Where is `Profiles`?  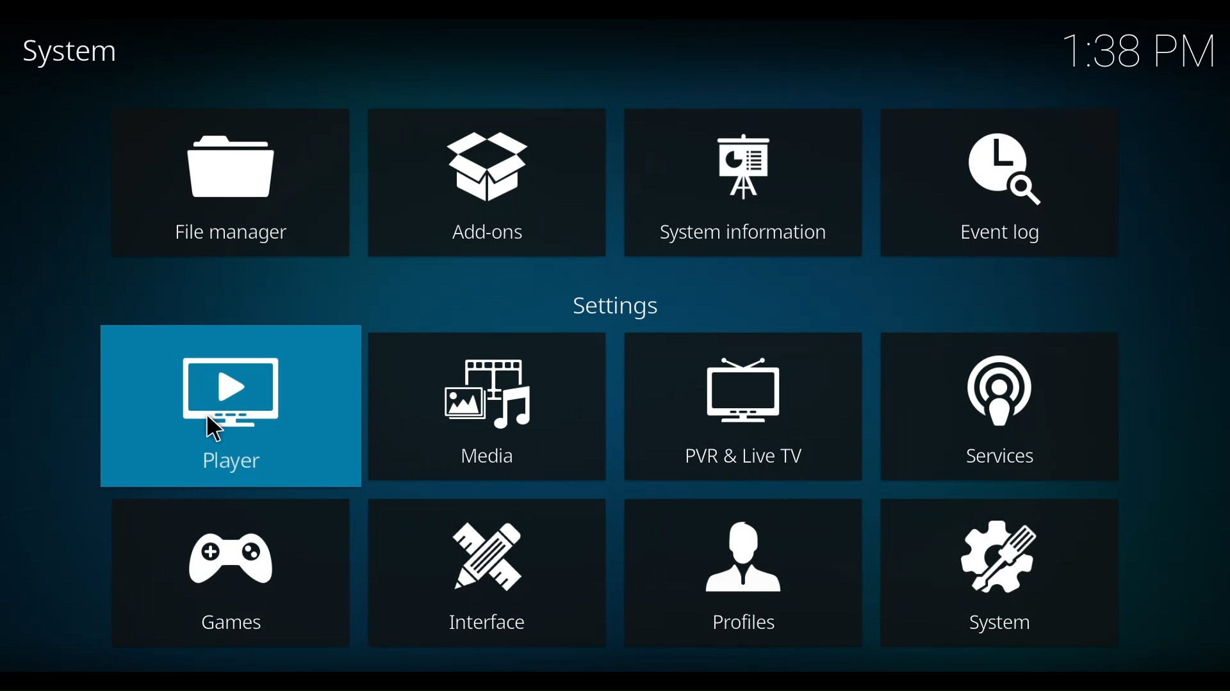
Profiles is located at coordinates (742, 571).